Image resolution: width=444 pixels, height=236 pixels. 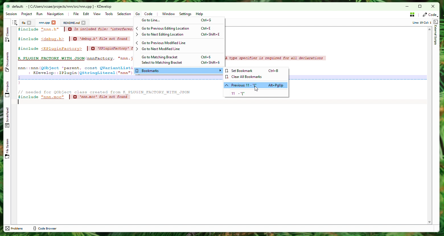 What do you see at coordinates (178, 28) in the screenshot?
I see `Go to previous editing location` at bounding box center [178, 28].